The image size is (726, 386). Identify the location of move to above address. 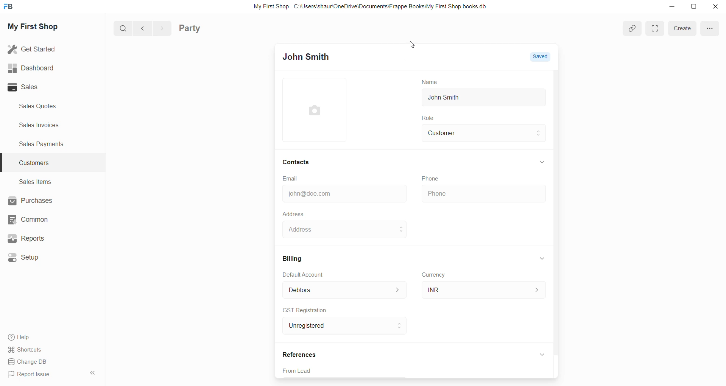
(402, 226).